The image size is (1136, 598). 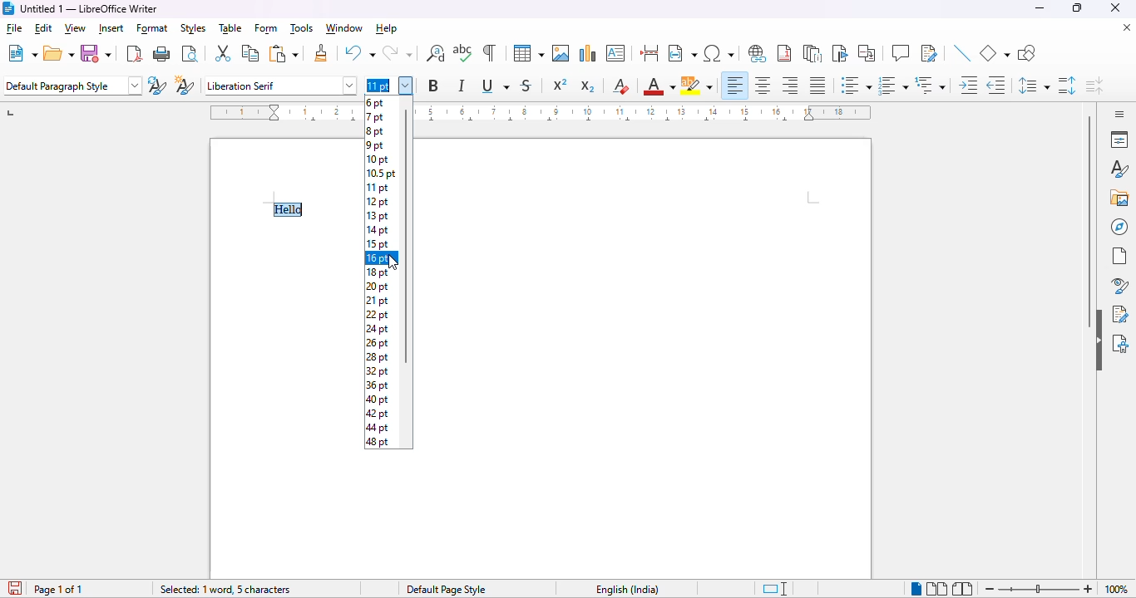 I want to click on 40 pt, so click(x=379, y=399).